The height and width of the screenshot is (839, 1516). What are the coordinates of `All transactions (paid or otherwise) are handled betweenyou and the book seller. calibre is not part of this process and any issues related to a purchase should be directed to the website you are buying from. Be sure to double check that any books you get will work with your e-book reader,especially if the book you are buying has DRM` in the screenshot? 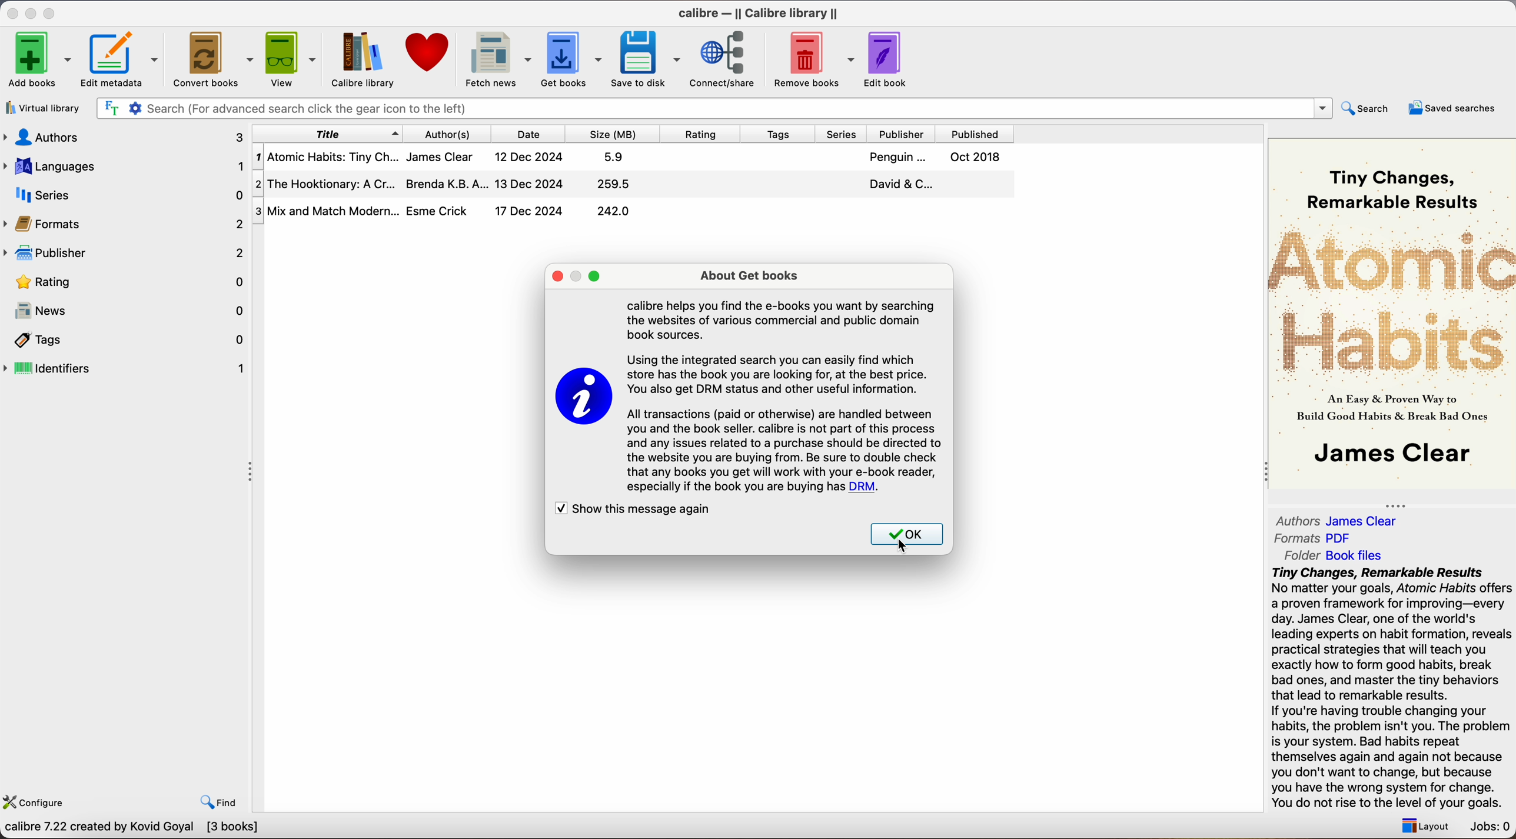 It's located at (786, 450).